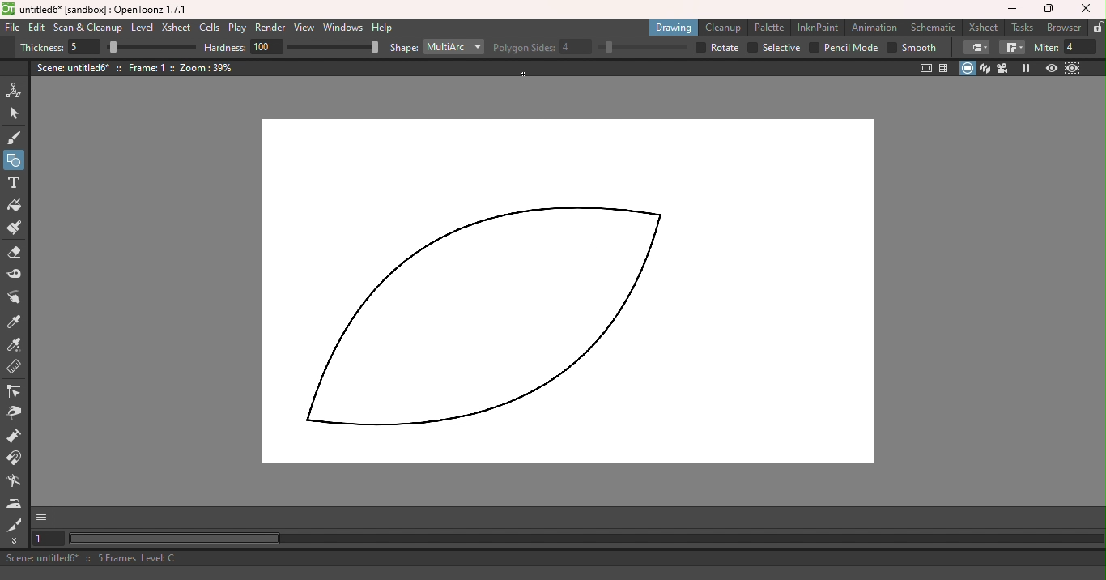 The image size is (1106, 580). What do you see at coordinates (1046, 11) in the screenshot?
I see `Maximize` at bounding box center [1046, 11].